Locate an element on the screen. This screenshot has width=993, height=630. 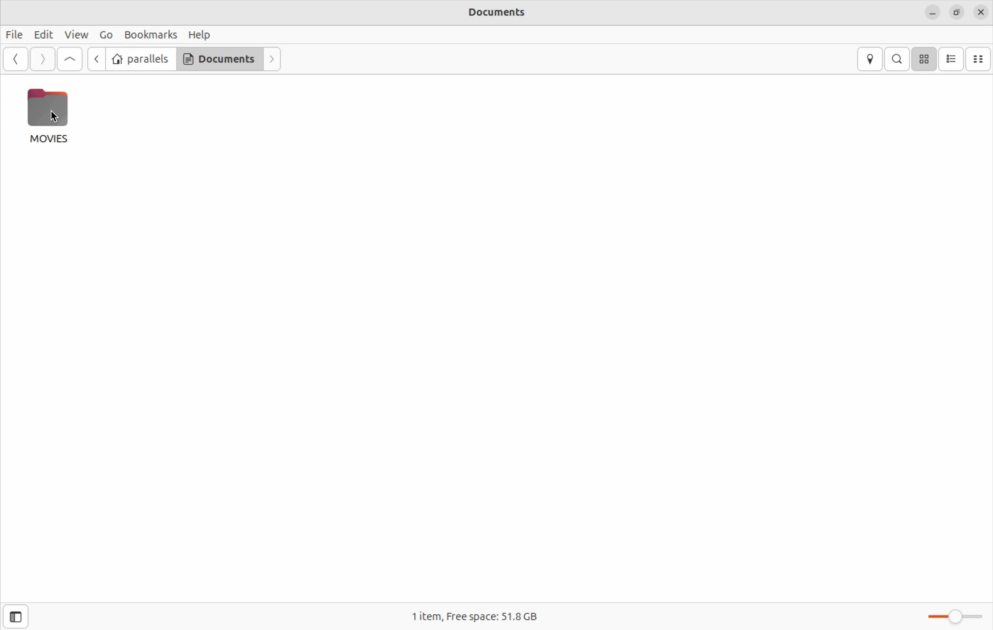
forward is located at coordinates (42, 59).